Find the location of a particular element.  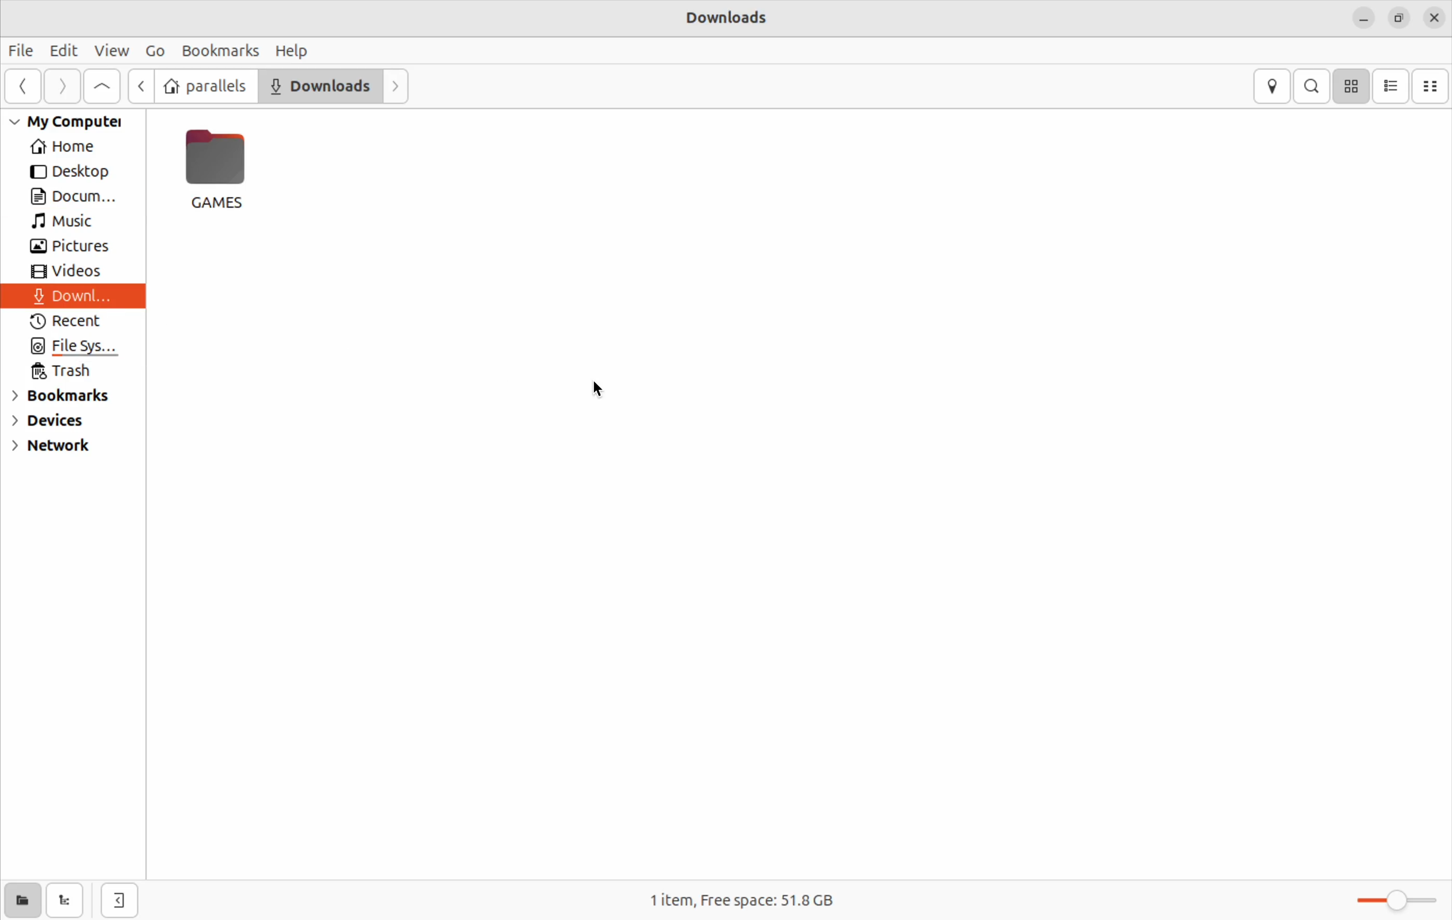

videos is located at coordinates (69, 275).